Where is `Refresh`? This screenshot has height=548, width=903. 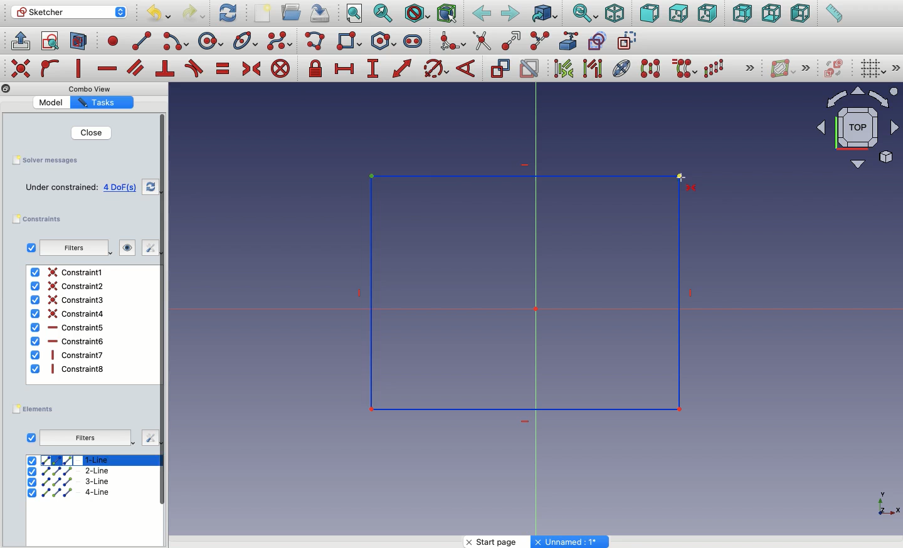 Refresh is located at coordinates (228, 12).